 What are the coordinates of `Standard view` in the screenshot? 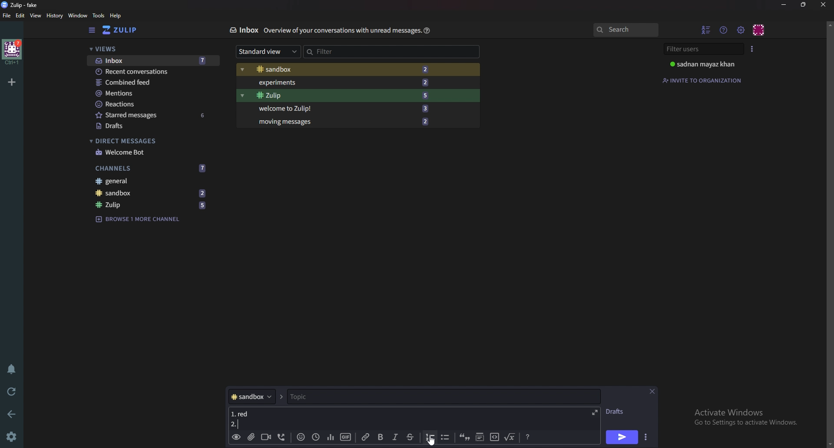 It's located at (265, 52).